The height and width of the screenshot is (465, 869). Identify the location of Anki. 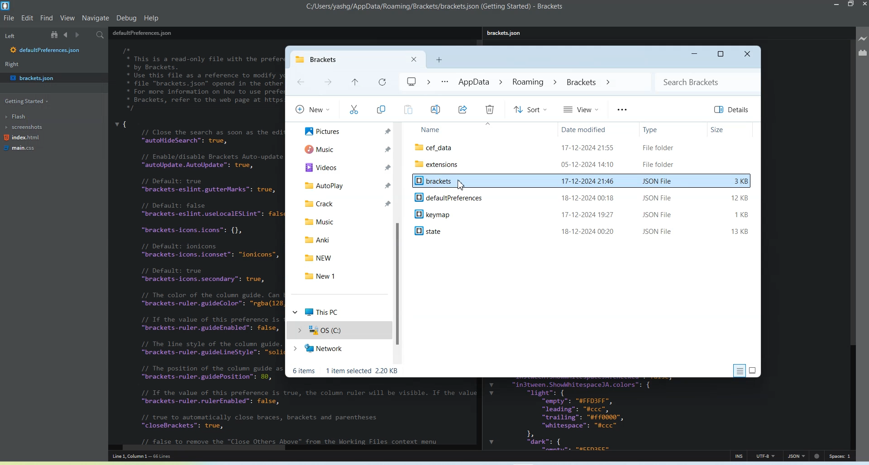
(343, 240).